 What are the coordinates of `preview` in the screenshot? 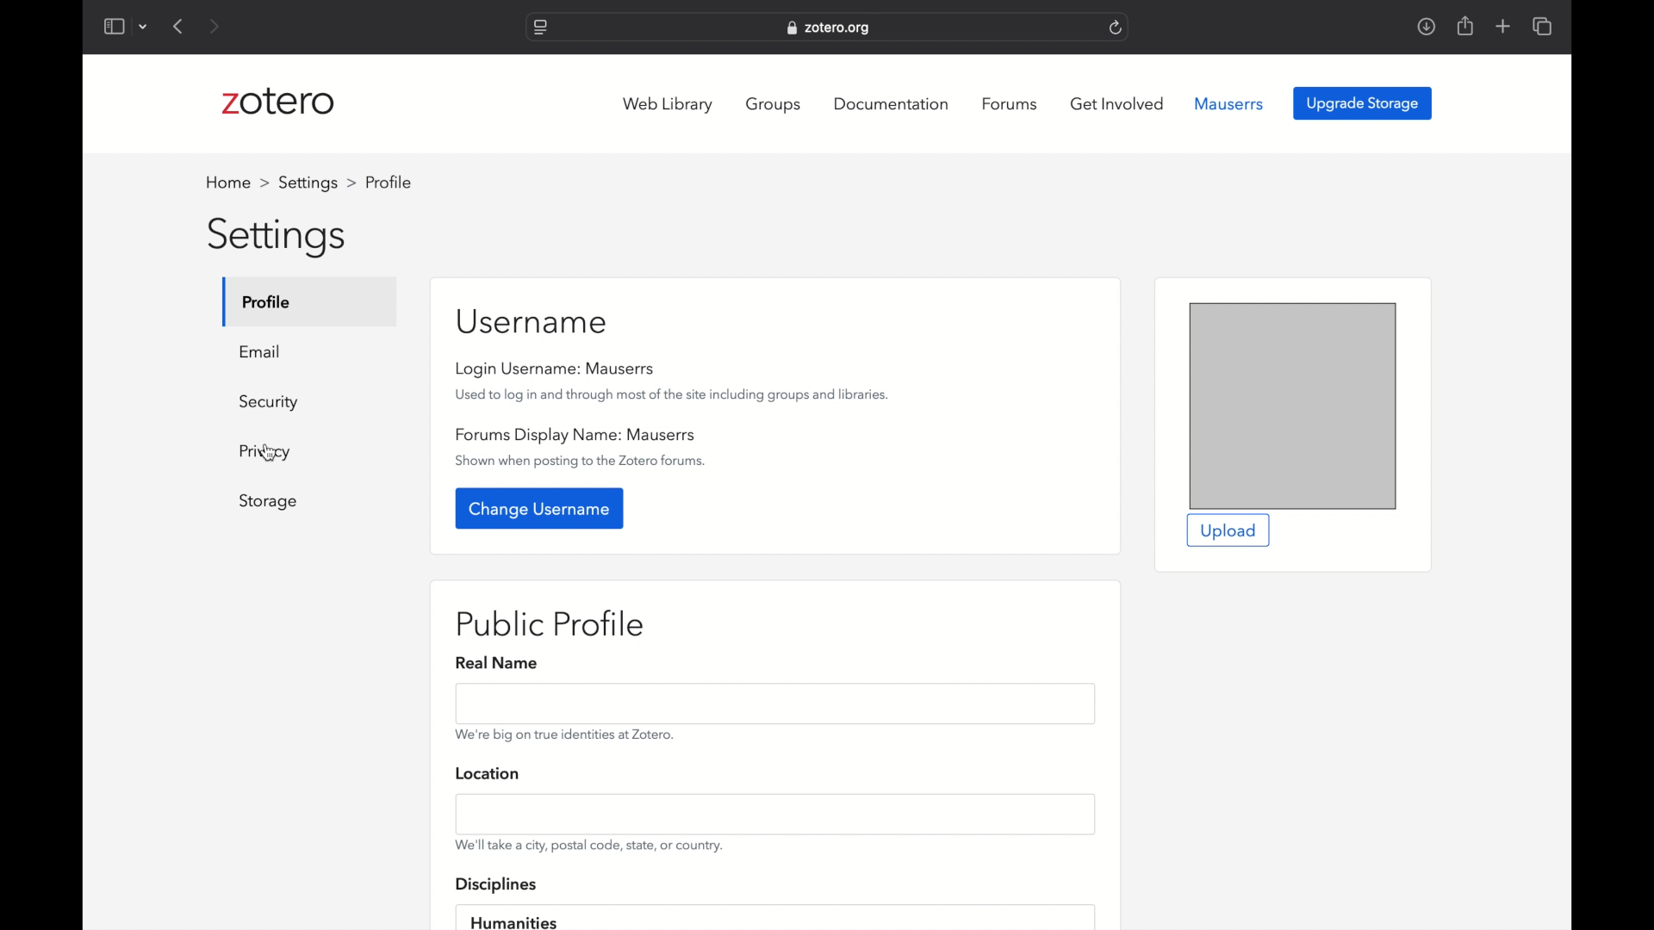 It's located at (1292, 406).